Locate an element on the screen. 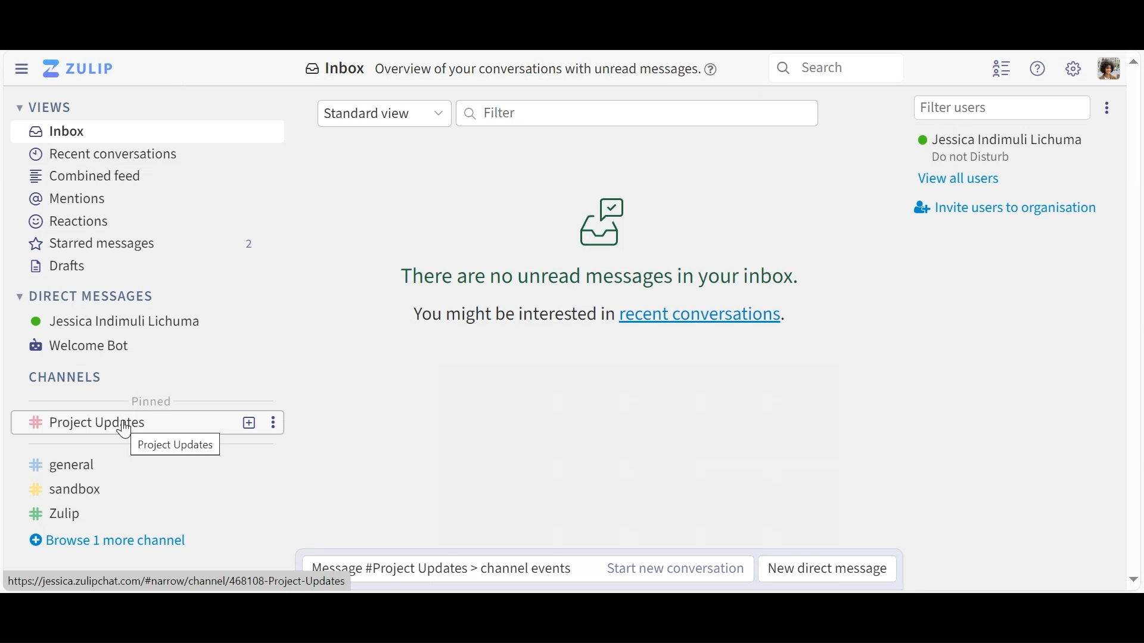 The height and width of the screenshot is (643, 1144). Filter users is located at coordinates (1002, 108).